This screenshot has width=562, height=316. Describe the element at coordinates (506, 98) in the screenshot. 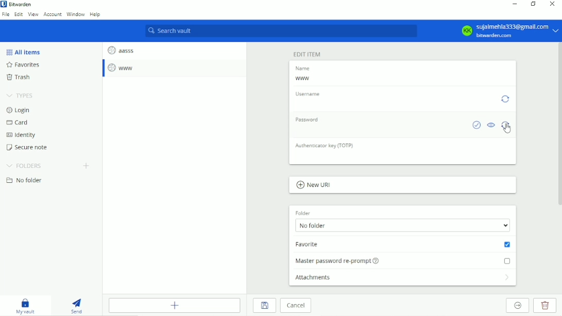

I see `Generate username` at that location.